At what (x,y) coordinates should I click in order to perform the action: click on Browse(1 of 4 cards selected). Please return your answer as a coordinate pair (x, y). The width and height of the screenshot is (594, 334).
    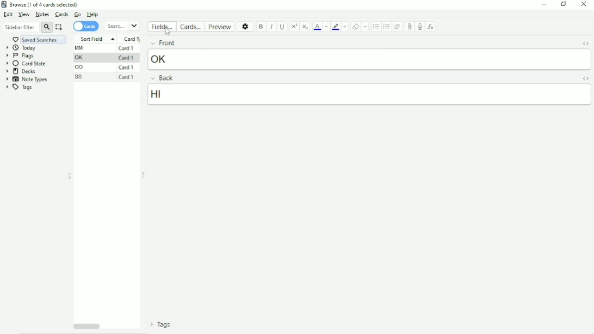
    Looking at the image, I should click on (41, 4).